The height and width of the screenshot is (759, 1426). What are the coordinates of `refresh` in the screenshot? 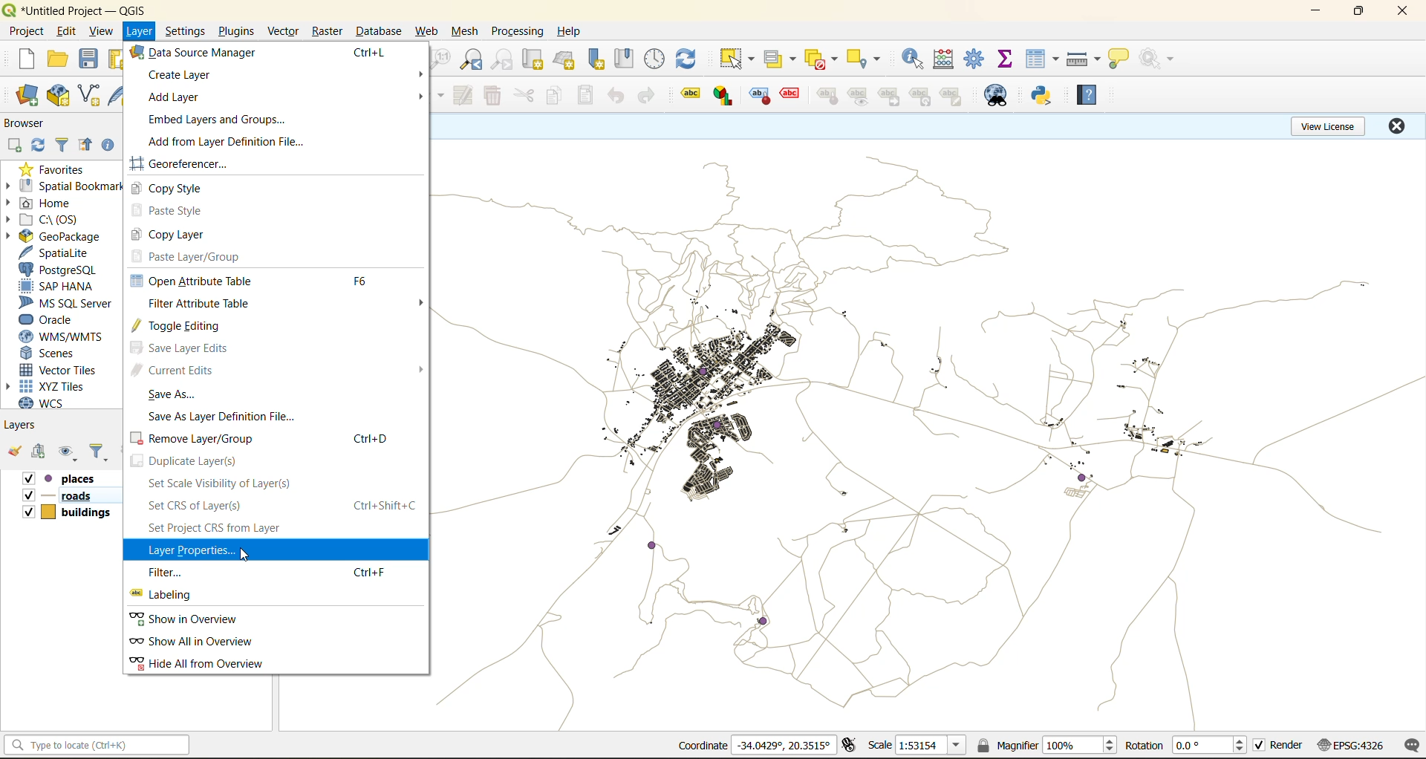 It's located at (689, 62).